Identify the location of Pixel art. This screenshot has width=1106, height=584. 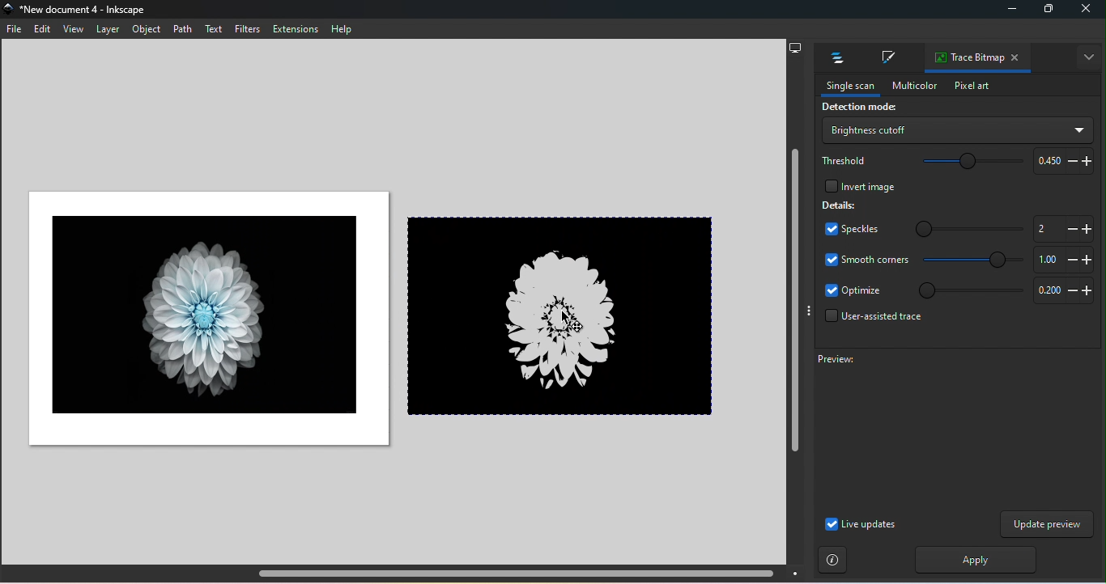
(972, 87).